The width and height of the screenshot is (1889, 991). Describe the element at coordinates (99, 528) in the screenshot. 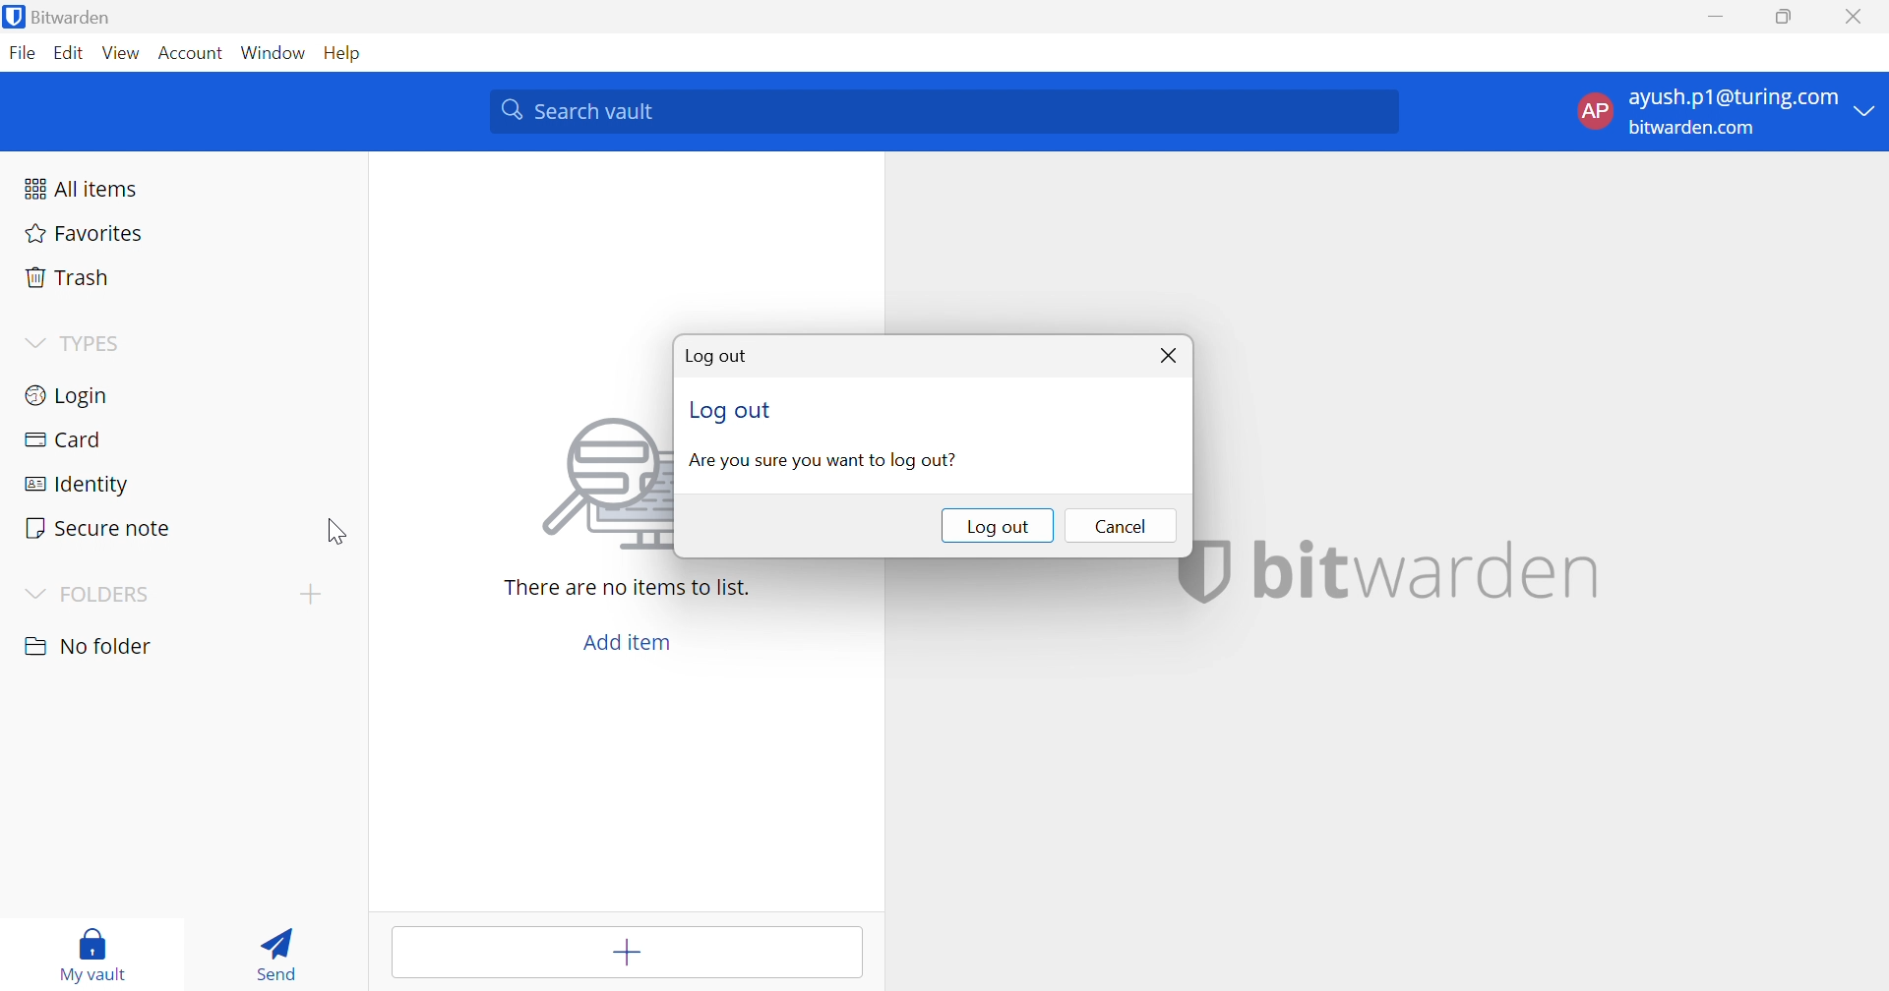

I see `Secure note` at that location.